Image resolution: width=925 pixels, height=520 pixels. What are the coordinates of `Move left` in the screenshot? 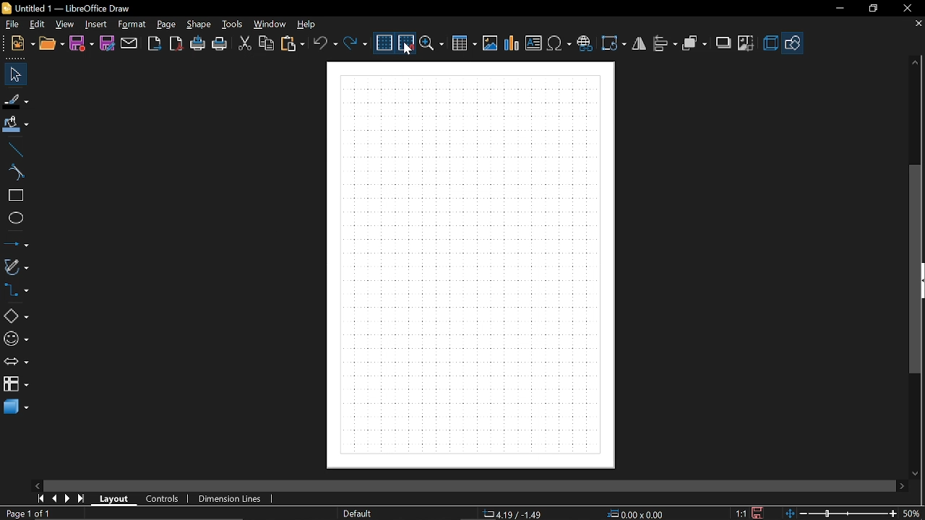 It's located at (36, 484).